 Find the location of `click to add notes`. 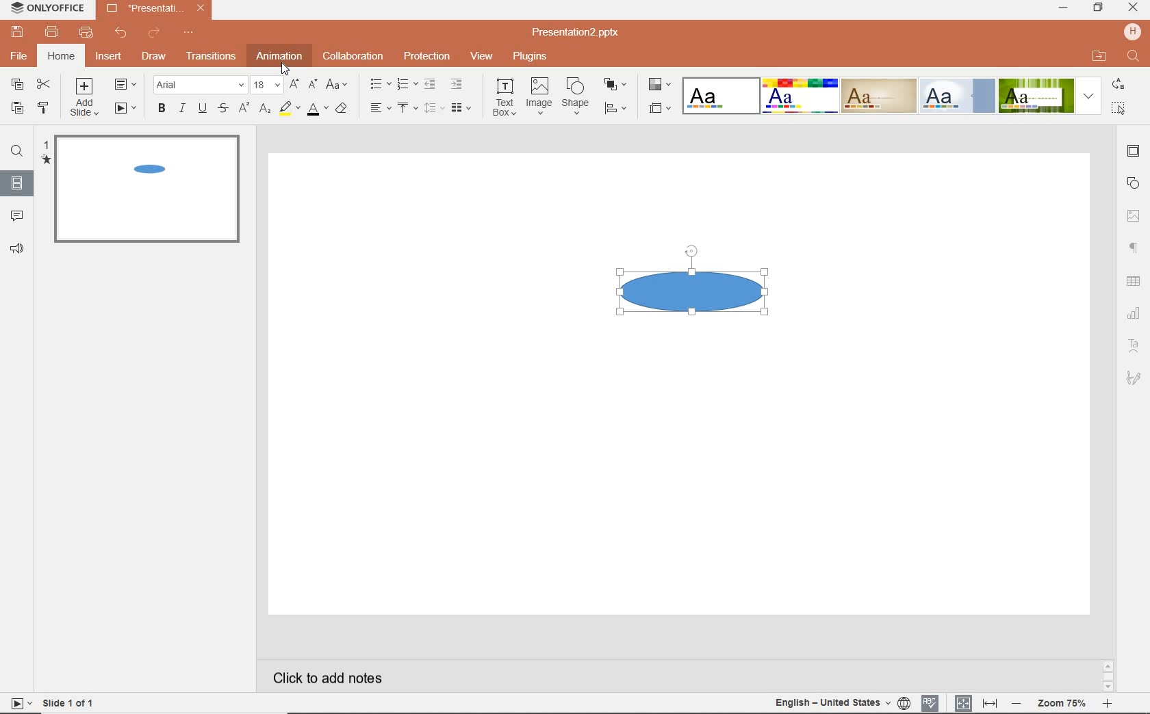

click to add notes is located at coordinates (330, 678).